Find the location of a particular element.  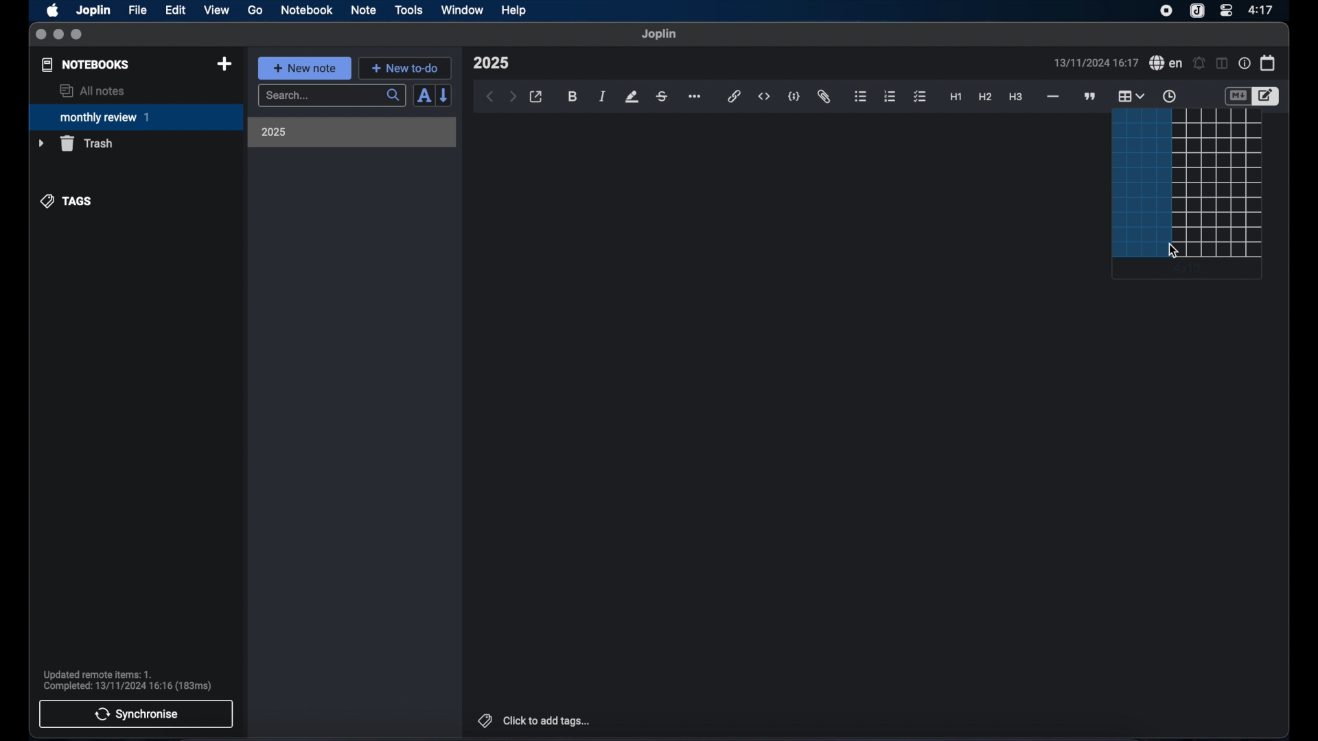

highlight is located at coordinates (632, 97).